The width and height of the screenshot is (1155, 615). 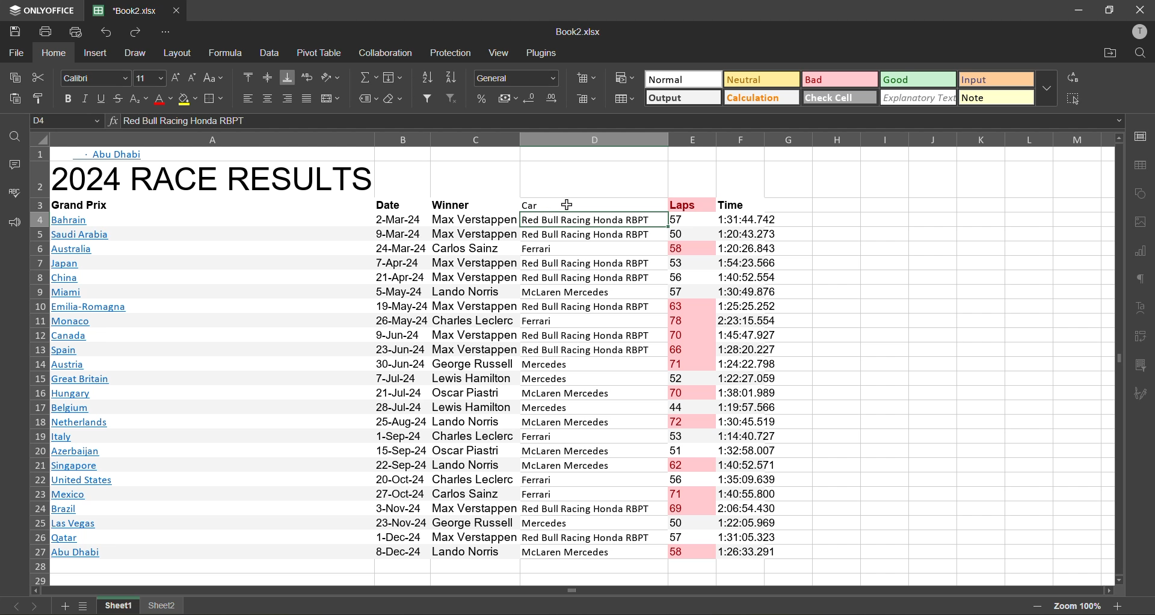 I want to click on percent, so click(x=482, y=98).